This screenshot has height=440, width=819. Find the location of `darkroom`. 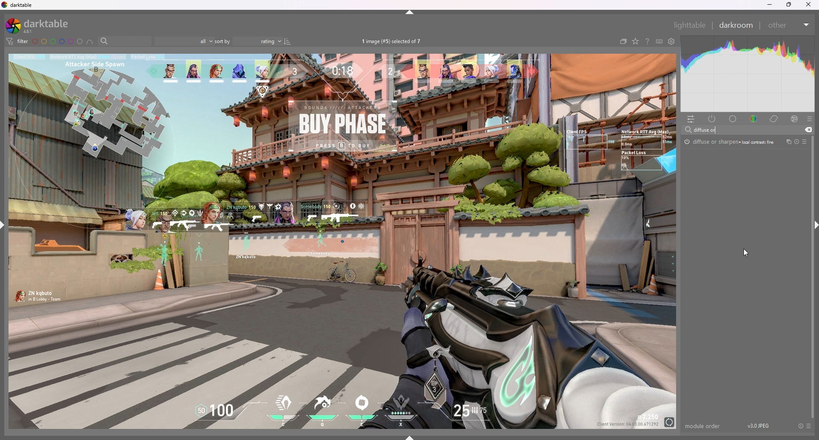

darkroom is located at coordinates (738, 25).